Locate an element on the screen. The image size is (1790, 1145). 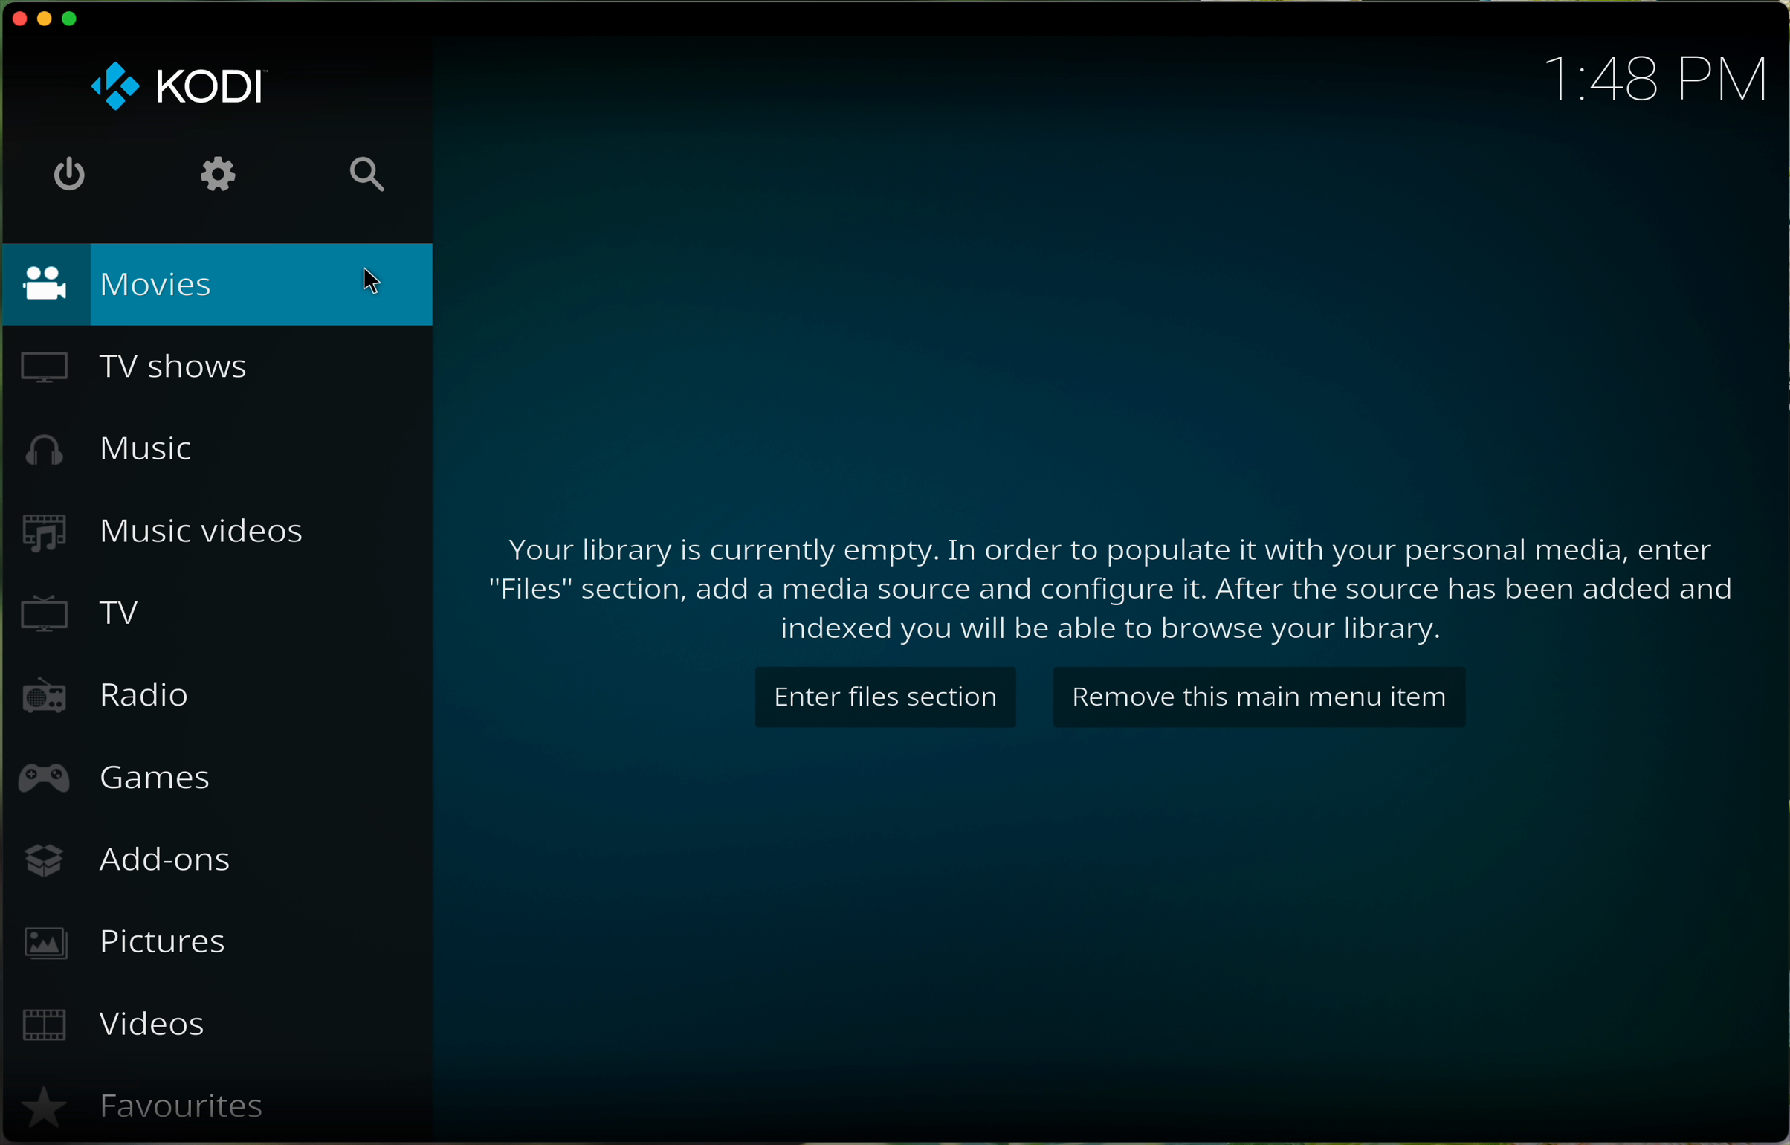
minimise is located at coordinates (48, 17).